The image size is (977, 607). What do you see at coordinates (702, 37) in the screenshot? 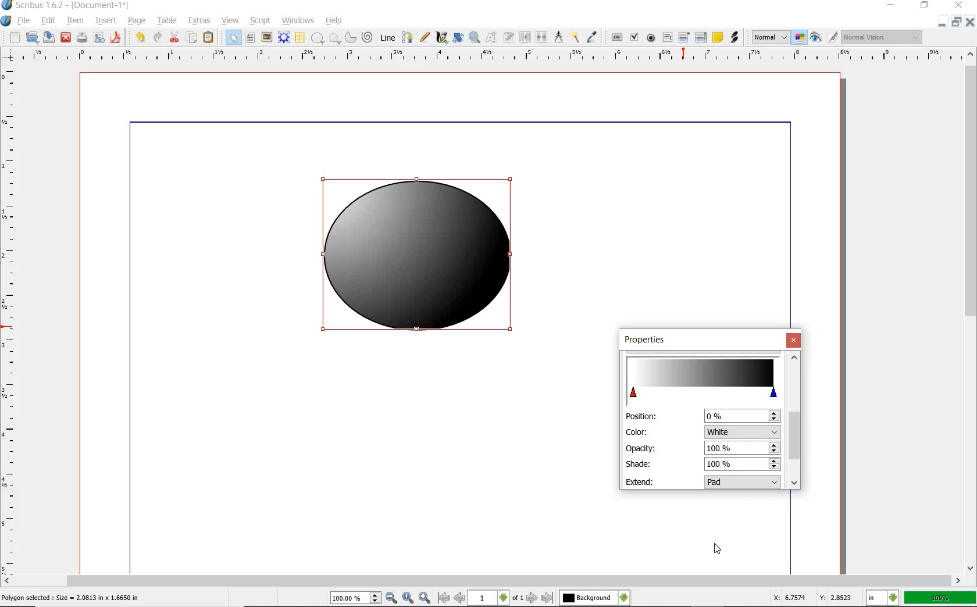
I see `PDF LIST BOX` at bounding box center [702, 37].